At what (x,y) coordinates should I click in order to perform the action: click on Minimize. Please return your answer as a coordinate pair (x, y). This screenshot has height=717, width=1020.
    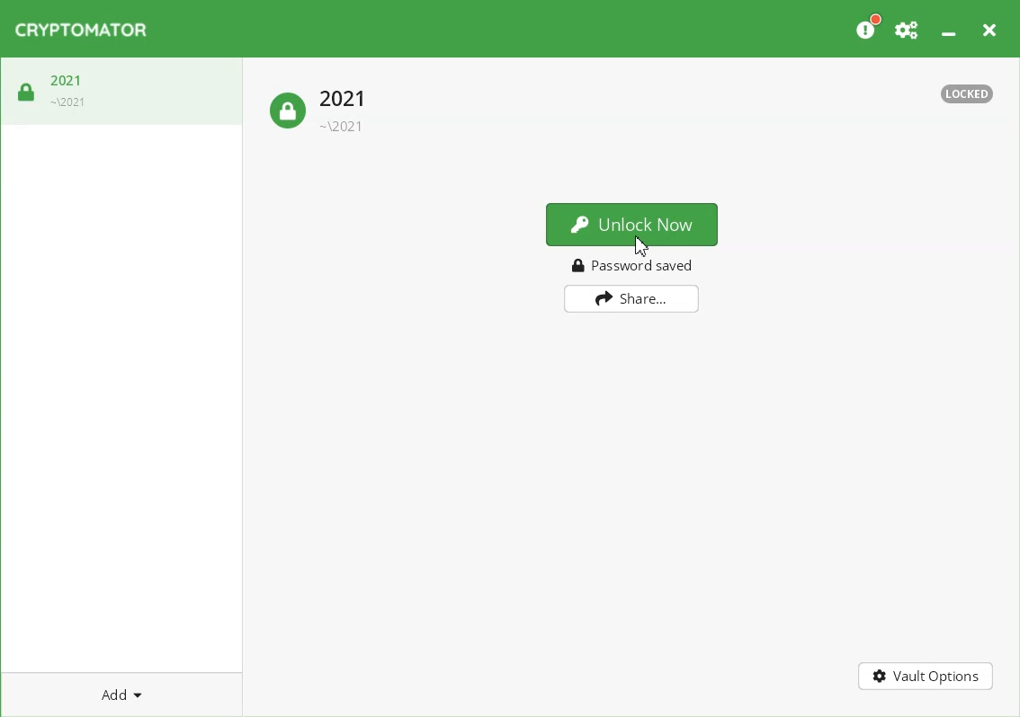
    Looking at the image, I should click on (947, 30).